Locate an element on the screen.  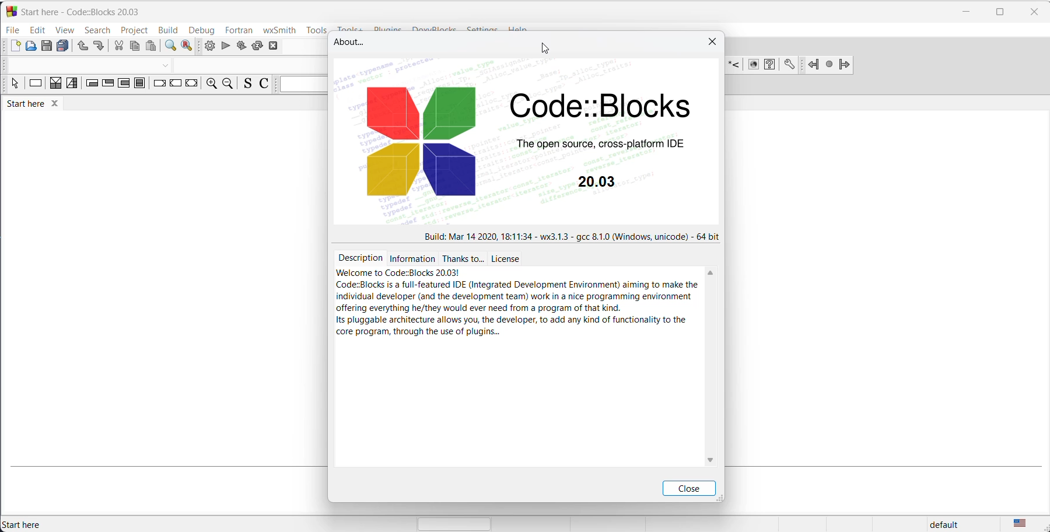
redo is located at coordinates (99, 46).